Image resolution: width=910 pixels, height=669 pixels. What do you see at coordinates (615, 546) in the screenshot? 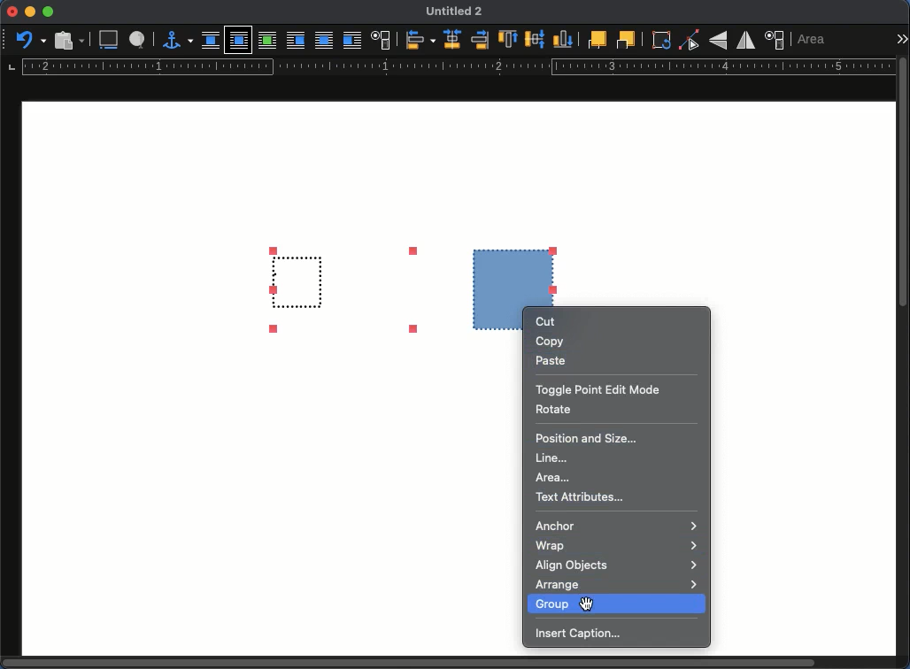
I see `wrap` at bounding box center [615, 546].